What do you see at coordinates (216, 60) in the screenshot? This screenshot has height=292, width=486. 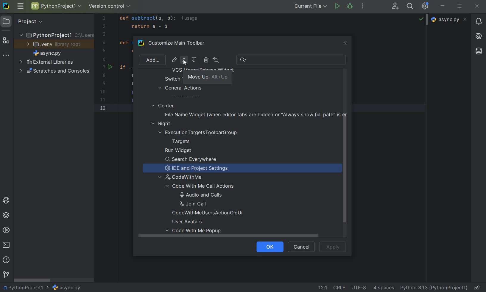 I see `RESTORE ACTIONS` at bounding box center [216, 60].